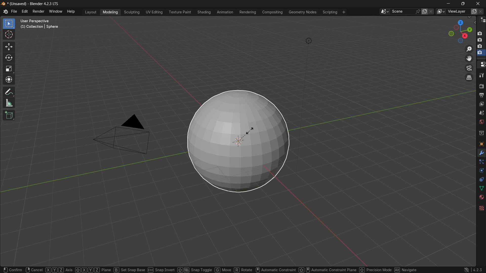  What do you see at coordinates (38, 11) in the screenshot?
I see `render menu` at bounding box center [38, 11].